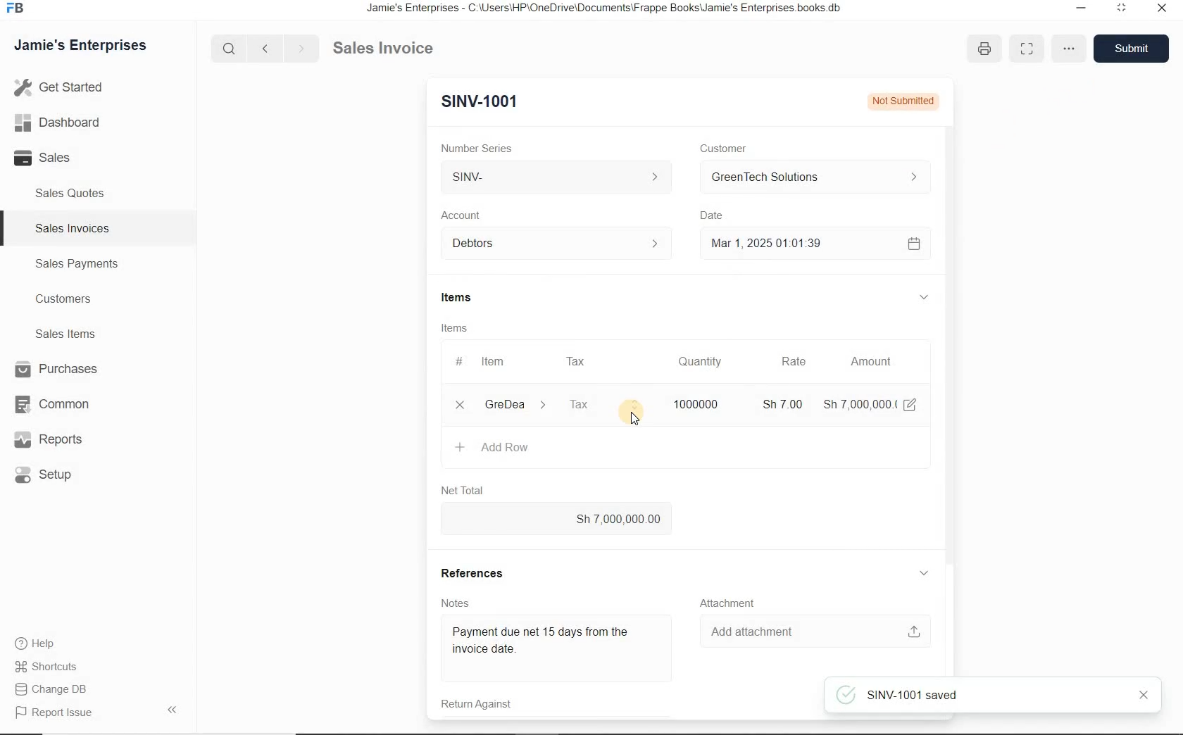  I want to click on Payment due net 15 days from the invoice date, so click(553, 643).